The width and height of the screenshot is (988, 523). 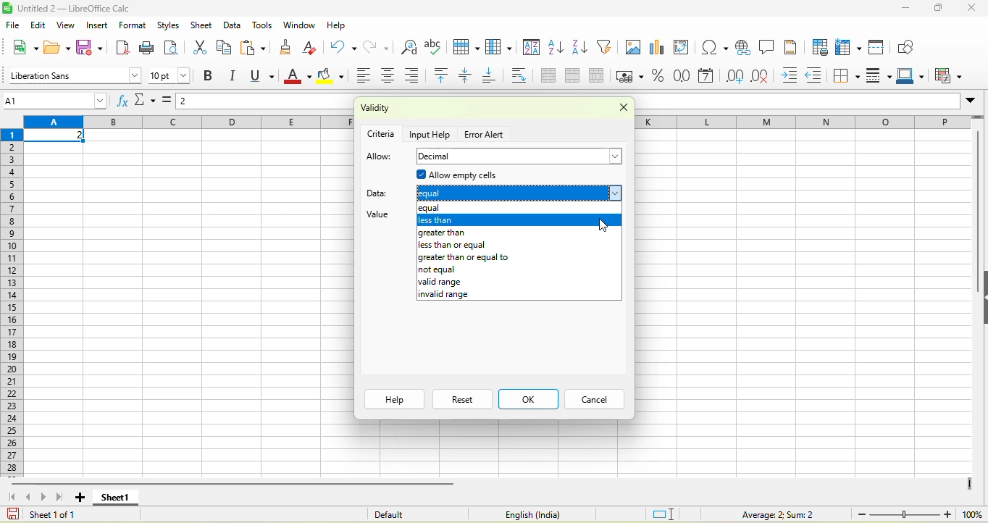 I want to click on error alert, so click(x=486, y=135).